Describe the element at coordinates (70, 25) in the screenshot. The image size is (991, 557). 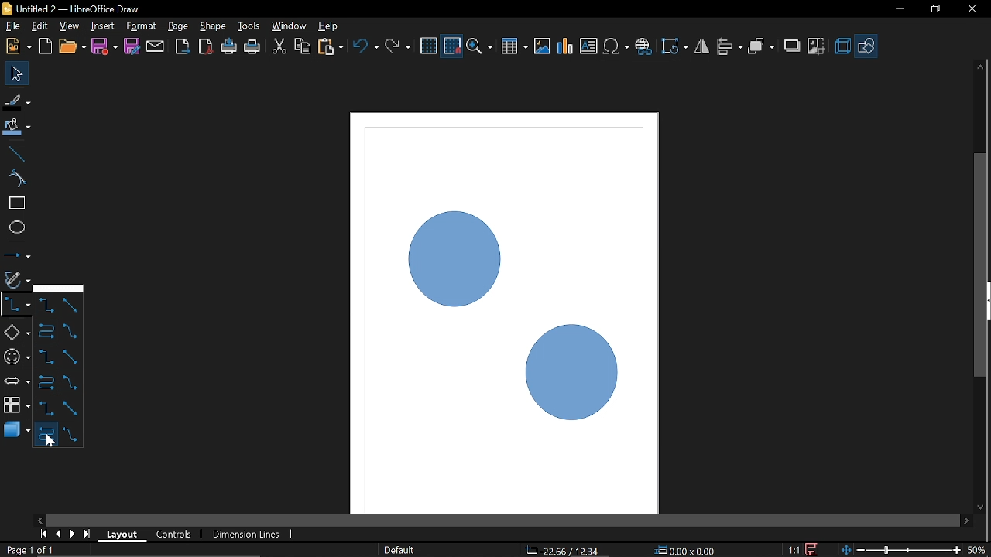
I see `View` at that location.